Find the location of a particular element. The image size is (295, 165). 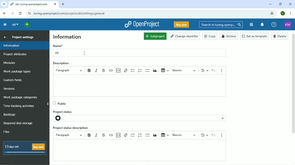

Set as template is located at coordinates (255, 36).